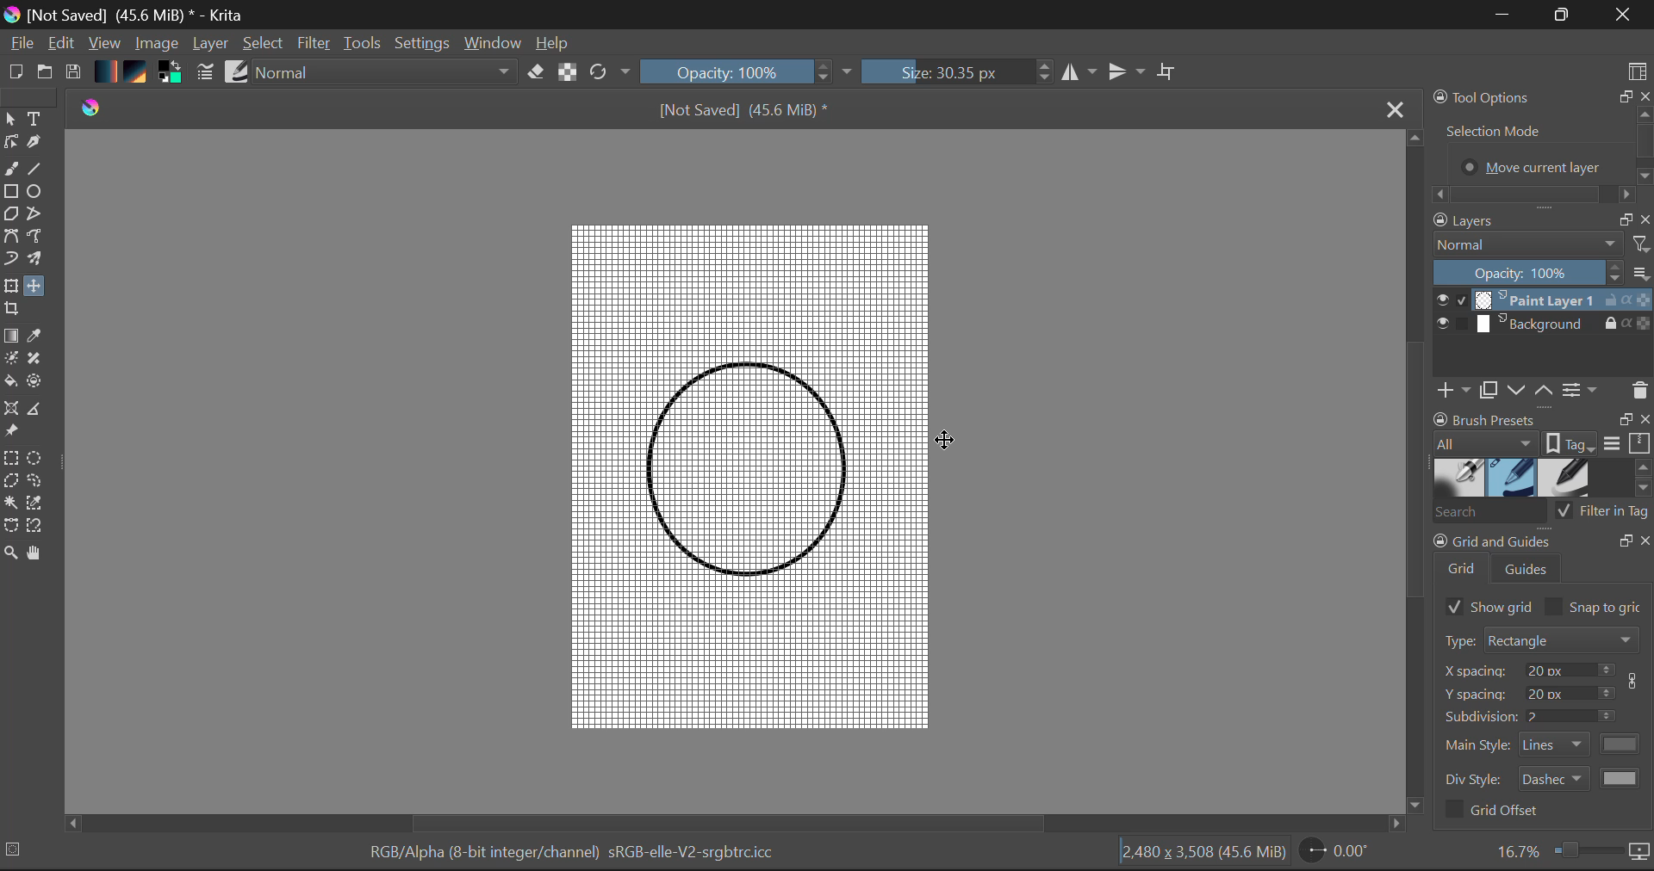 The width and height of the screenshot is (1654, 871). I want to click on Show Grid Selected, so click(1484, 606).